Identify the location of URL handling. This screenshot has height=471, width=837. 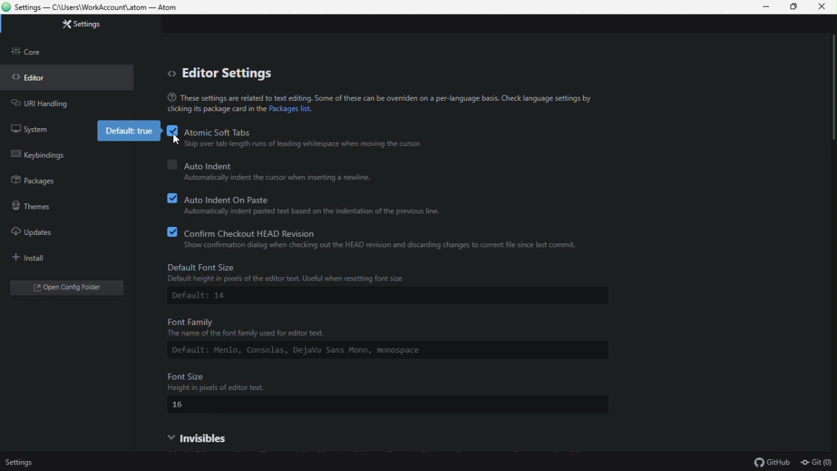
(39, 103).